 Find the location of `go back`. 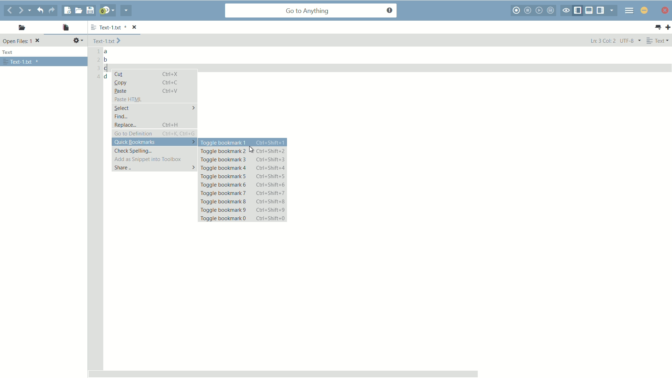

go back is located at coordinates (9, 10).